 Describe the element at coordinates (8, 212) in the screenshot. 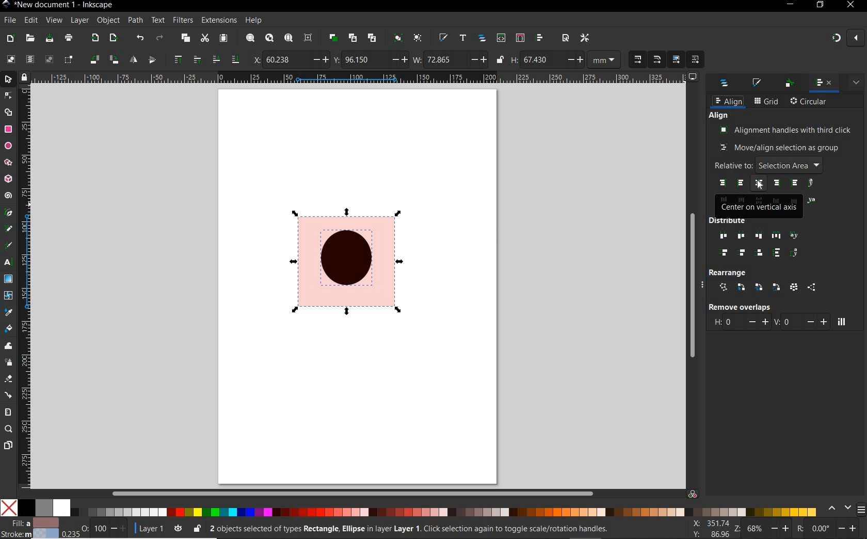

I see `pen tool` at that location.